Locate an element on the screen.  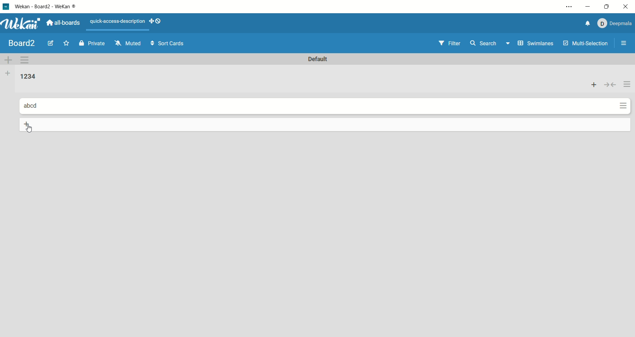
account is located at coordinates (614, 22).